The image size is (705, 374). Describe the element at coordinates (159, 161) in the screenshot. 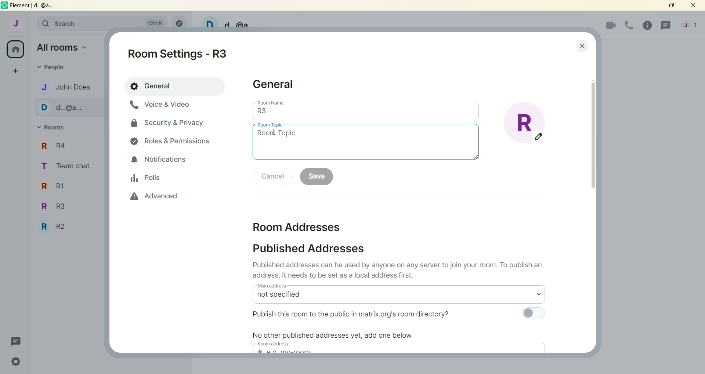

I see `notifications` at that location.